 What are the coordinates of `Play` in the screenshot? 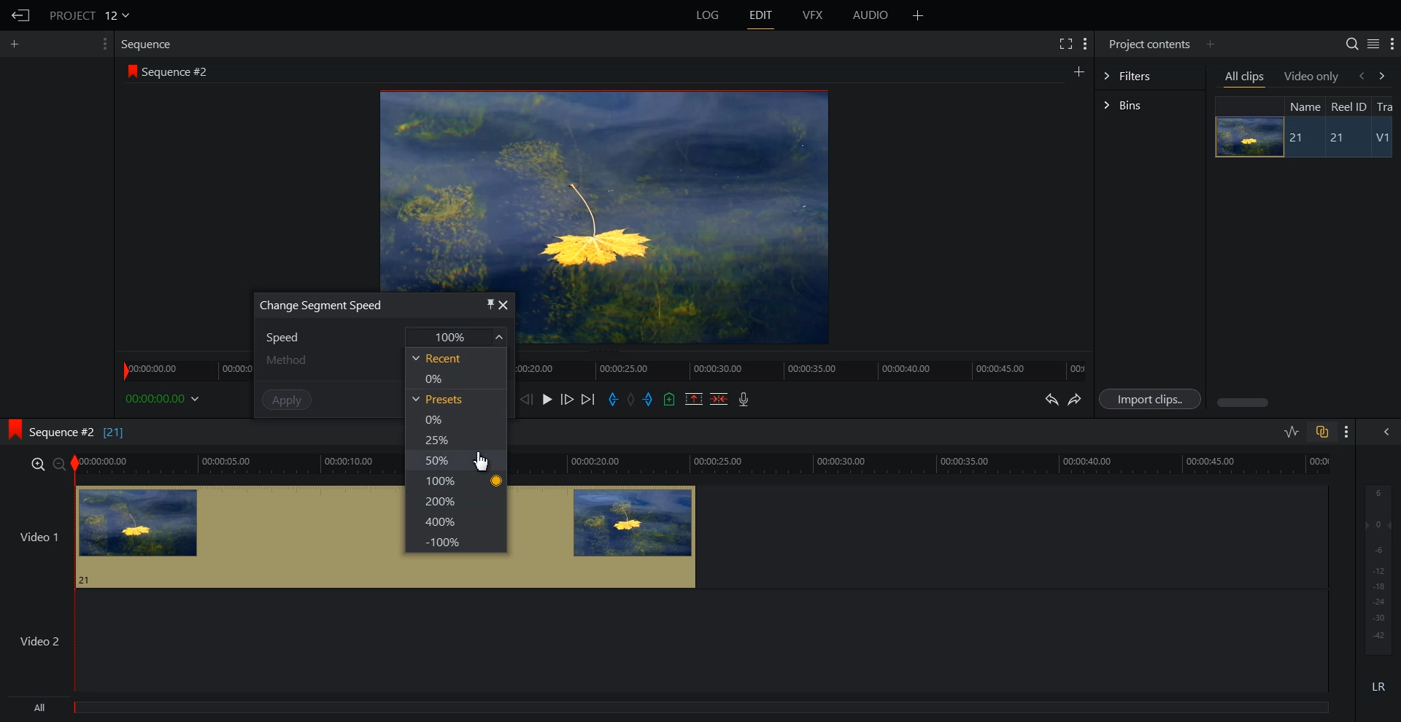 It's located at (549, 399).